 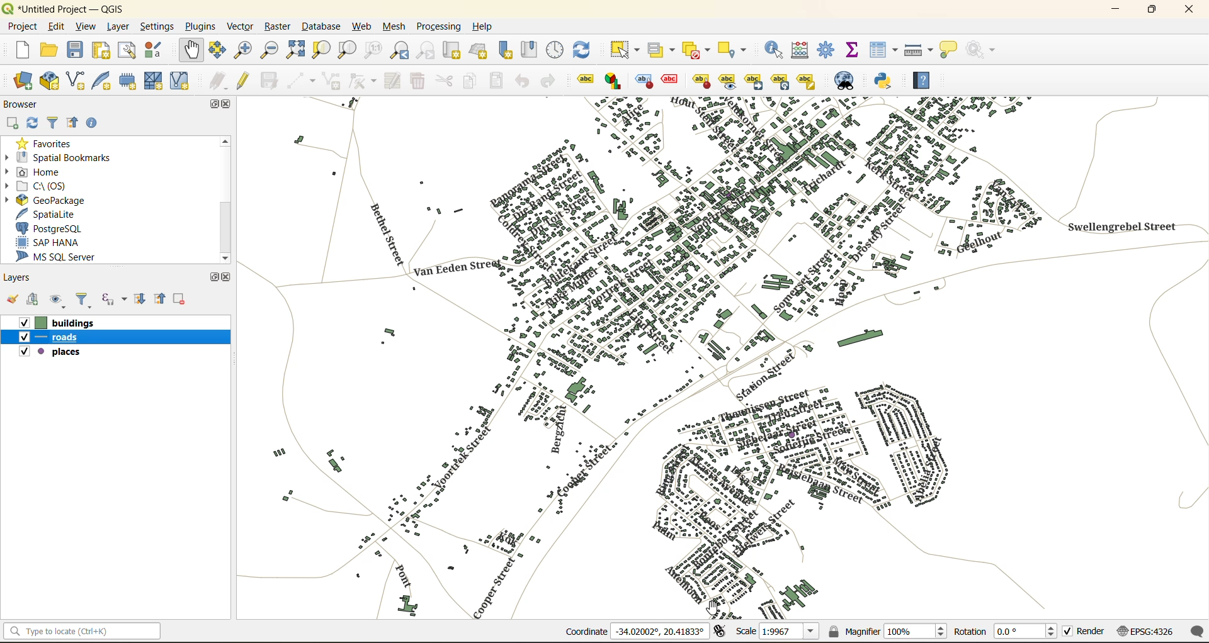 I want to click on places layer, so click(x=50, y=352).